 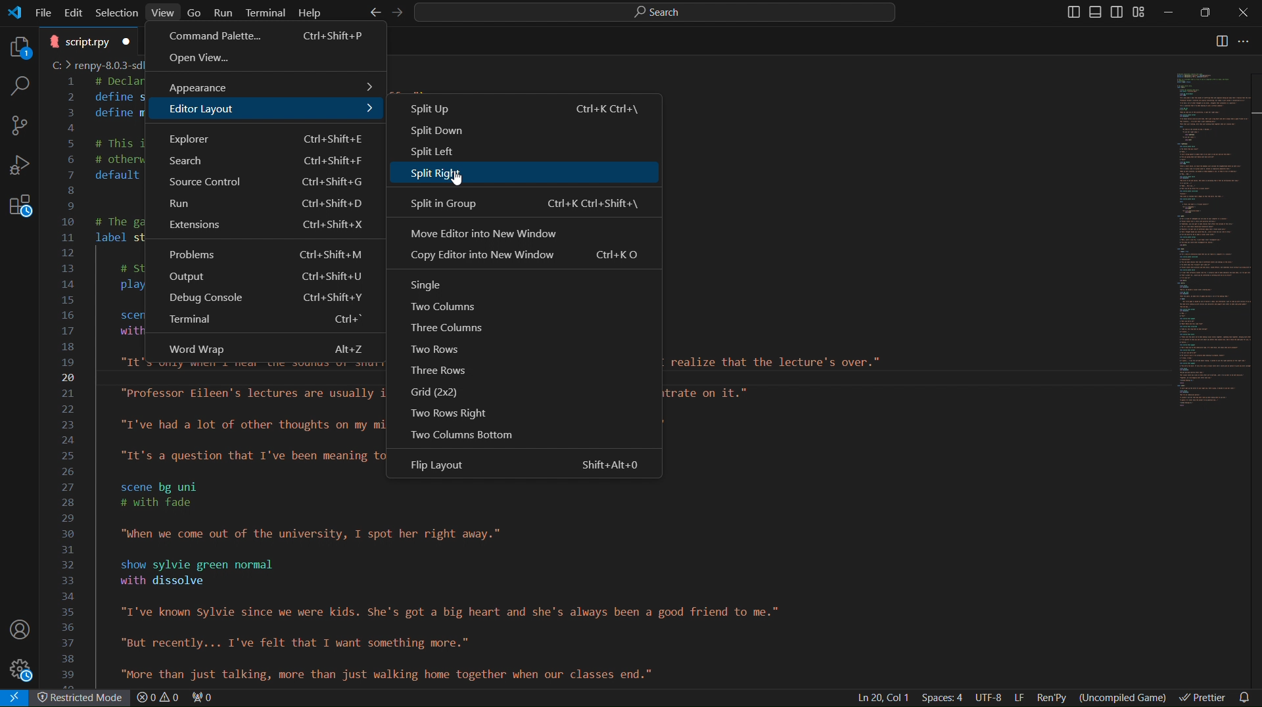 I want to click on Open View, so click(x=267, y=60).